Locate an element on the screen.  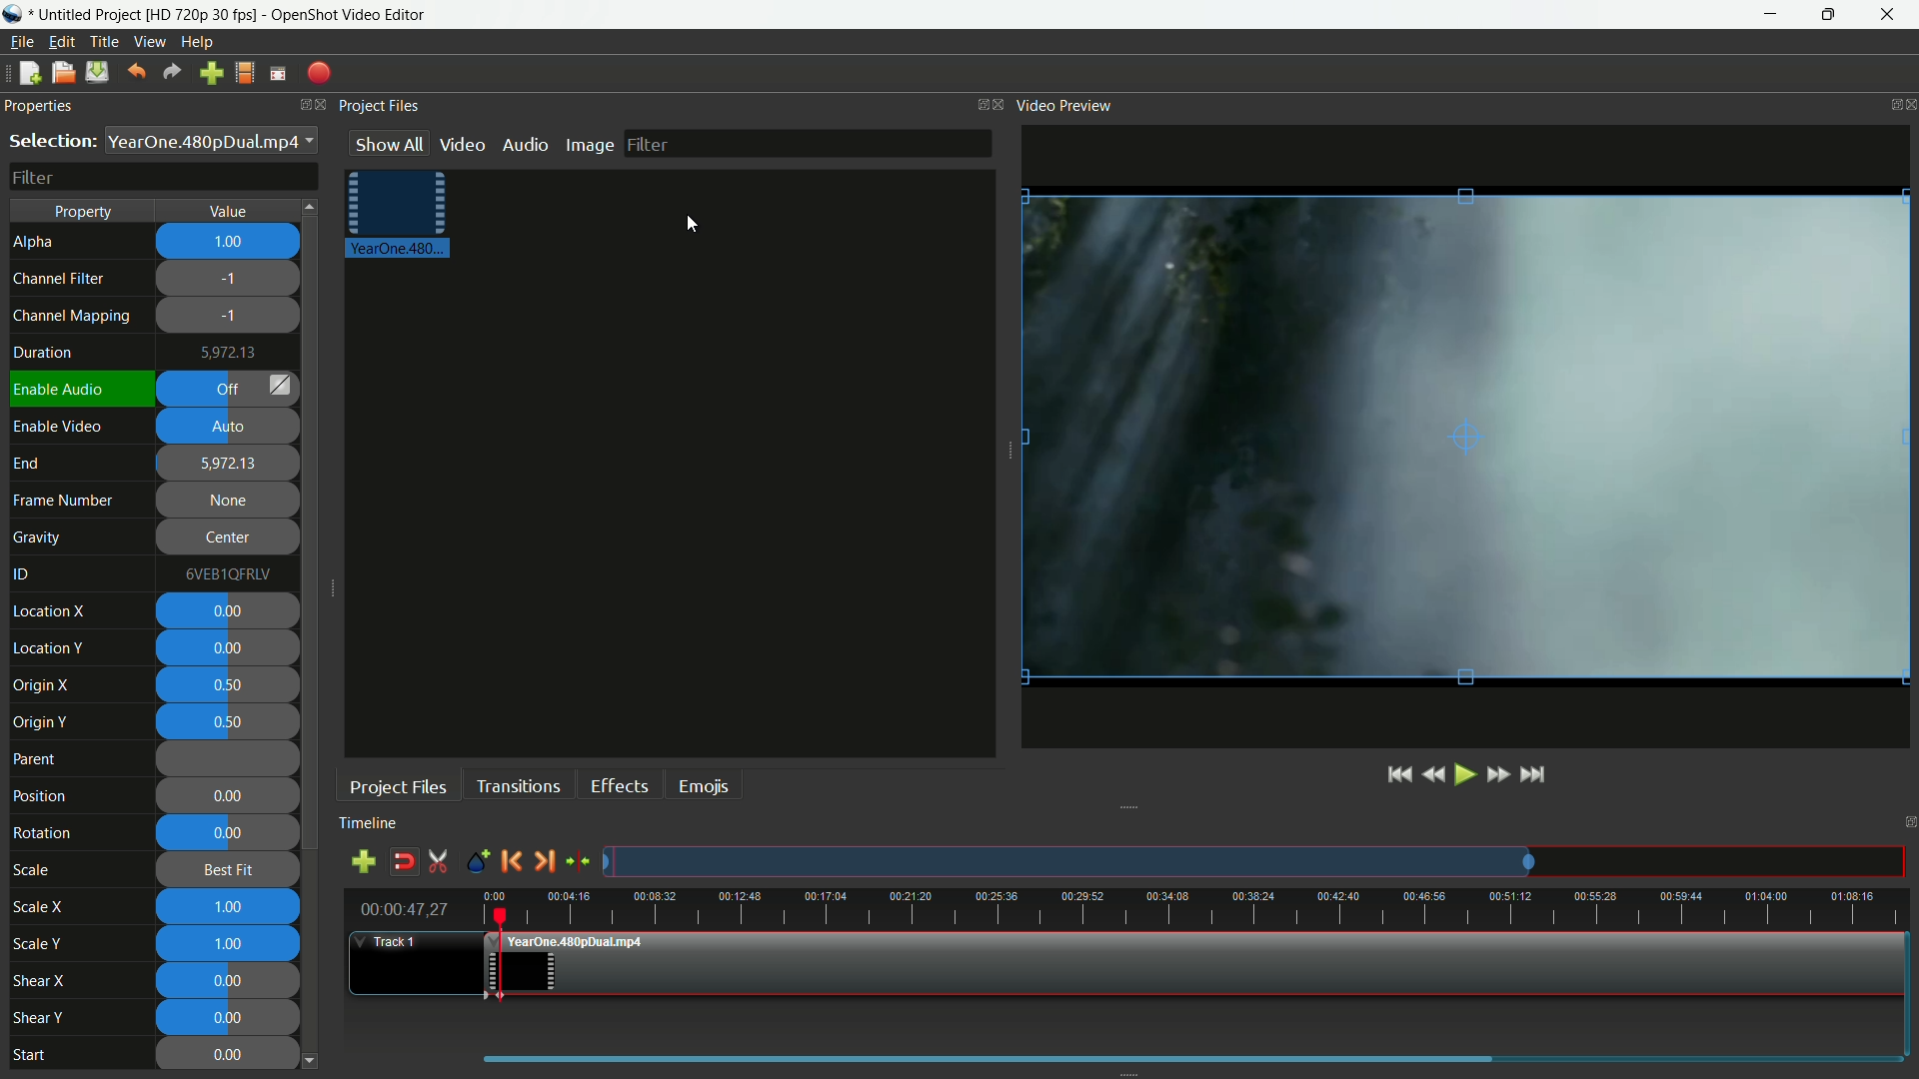
export is located at coordinates (319, 74).